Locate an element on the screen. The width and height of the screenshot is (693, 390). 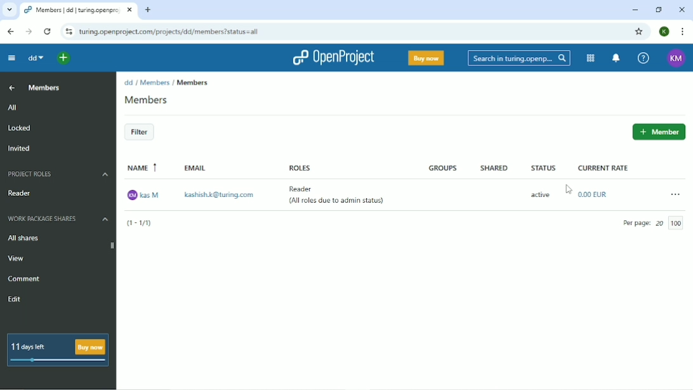
Locked is located at coordinates (20, 128).